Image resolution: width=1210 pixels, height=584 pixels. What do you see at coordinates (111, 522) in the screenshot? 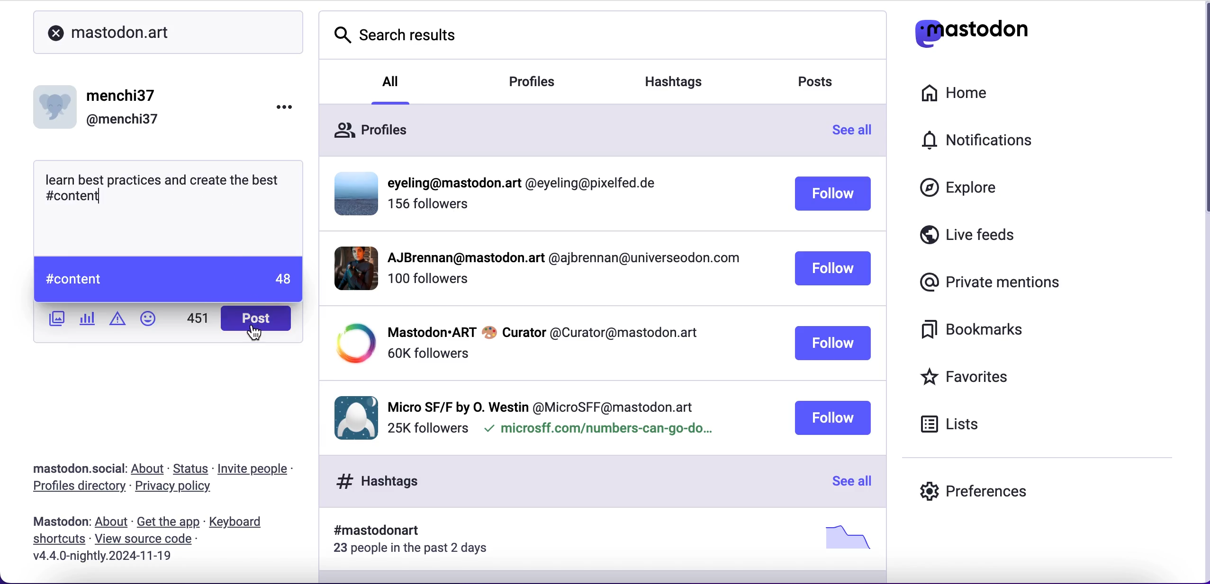
I see `about` at bounding box center [111, 522].